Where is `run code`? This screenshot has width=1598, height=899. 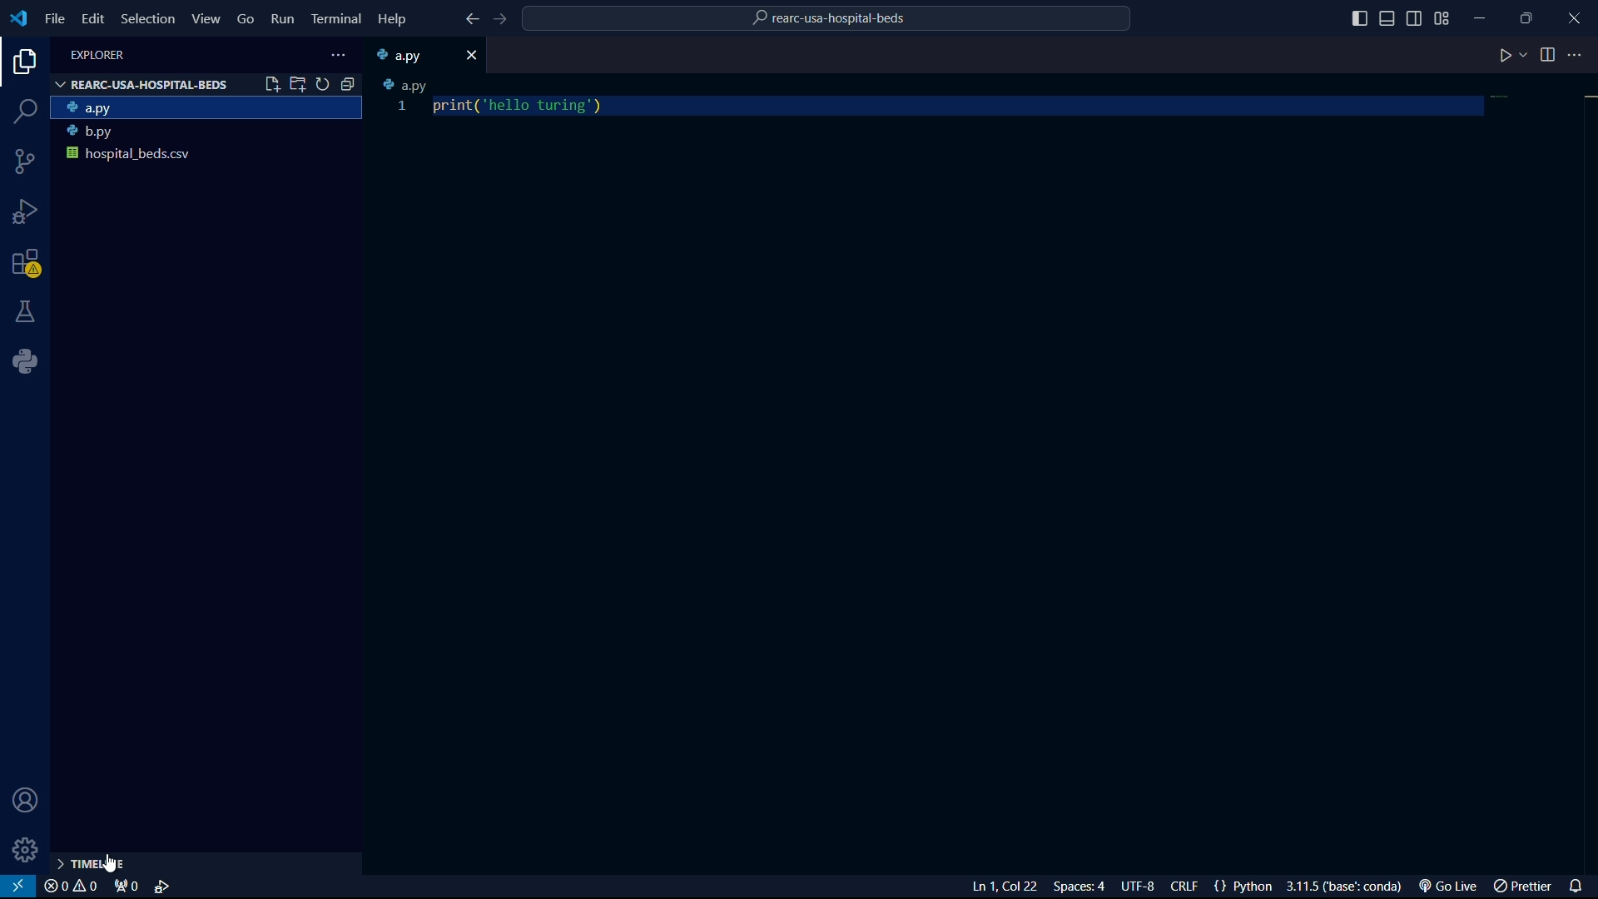 run code is located at coordinates (1504, 57).